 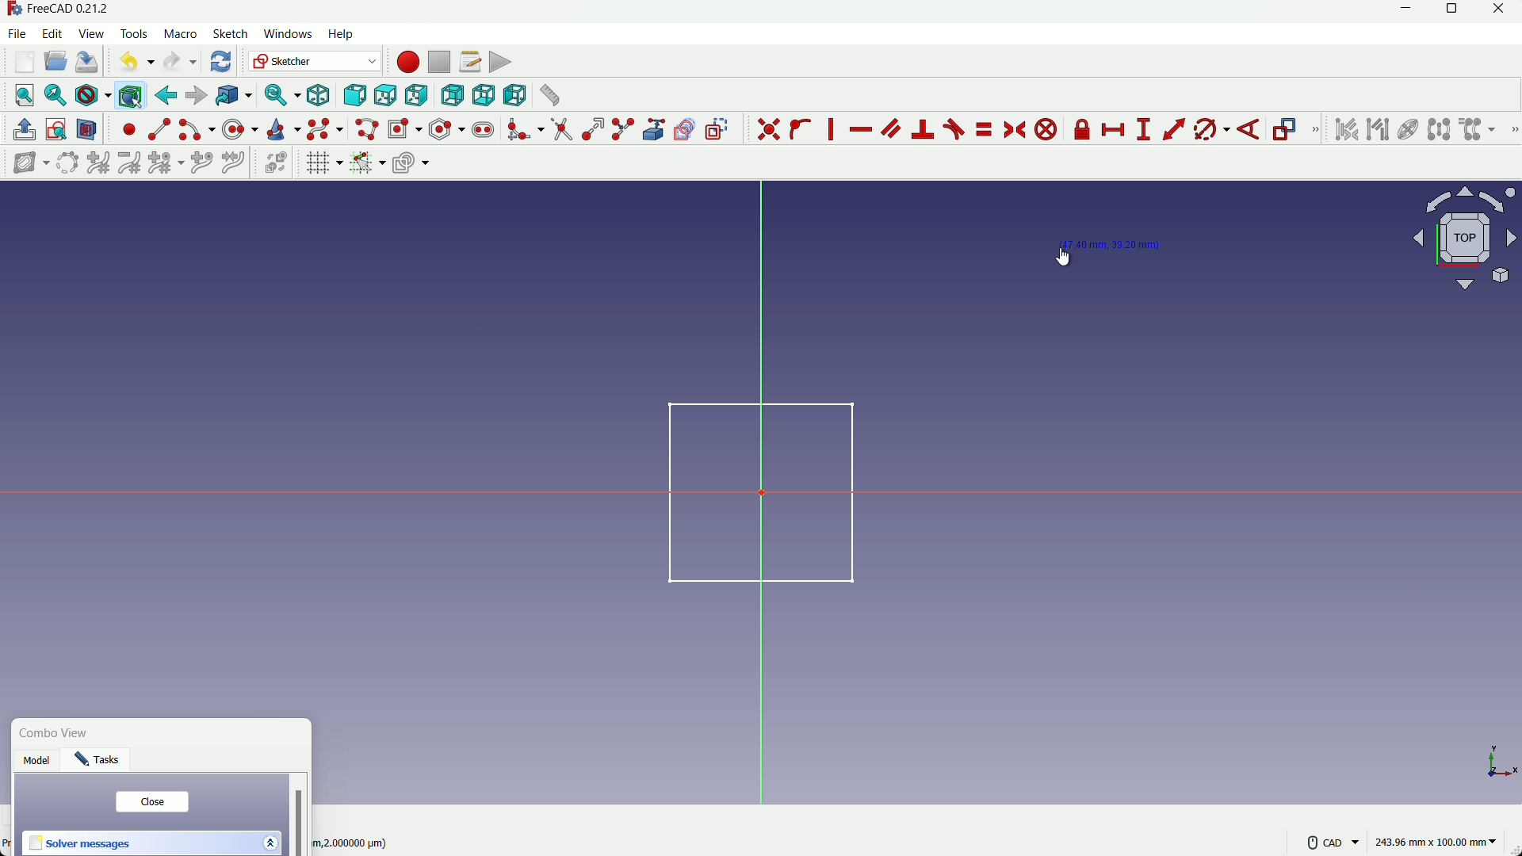 I want to click on join curves, so click(x=237, y=161).